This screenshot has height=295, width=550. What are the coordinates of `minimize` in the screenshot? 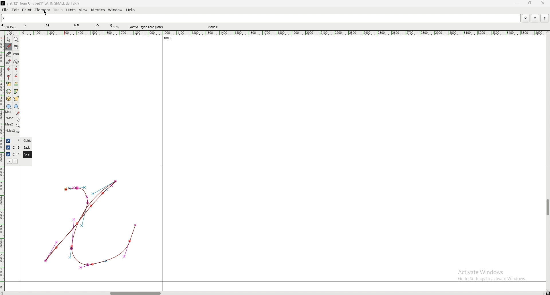 It's located at (518, 3).